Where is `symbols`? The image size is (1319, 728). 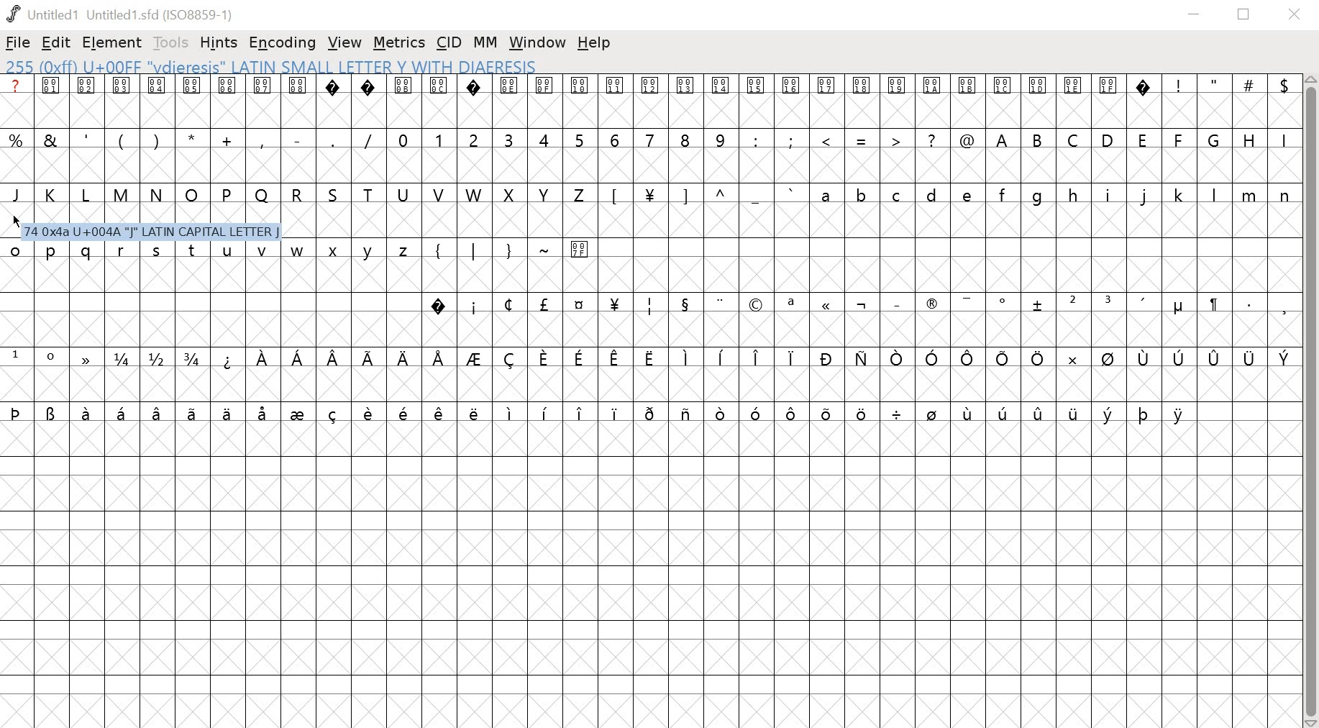
symbols is located at coordinates (852, 306).